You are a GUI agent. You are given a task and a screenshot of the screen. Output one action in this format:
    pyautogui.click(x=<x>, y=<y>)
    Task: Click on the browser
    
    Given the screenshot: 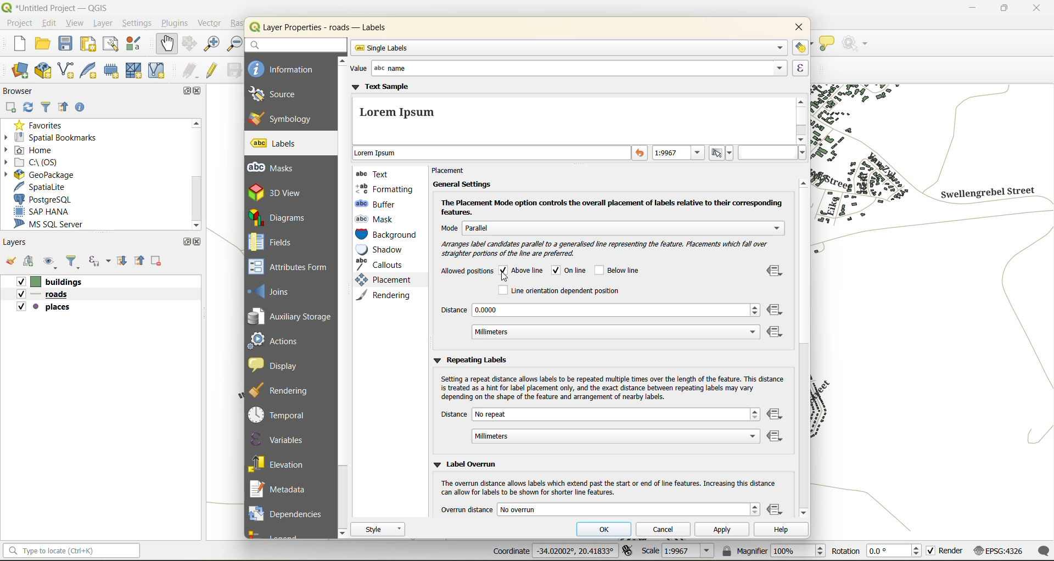 What is the action you would take?
    pyautogui.click(x=20, y=93)
    